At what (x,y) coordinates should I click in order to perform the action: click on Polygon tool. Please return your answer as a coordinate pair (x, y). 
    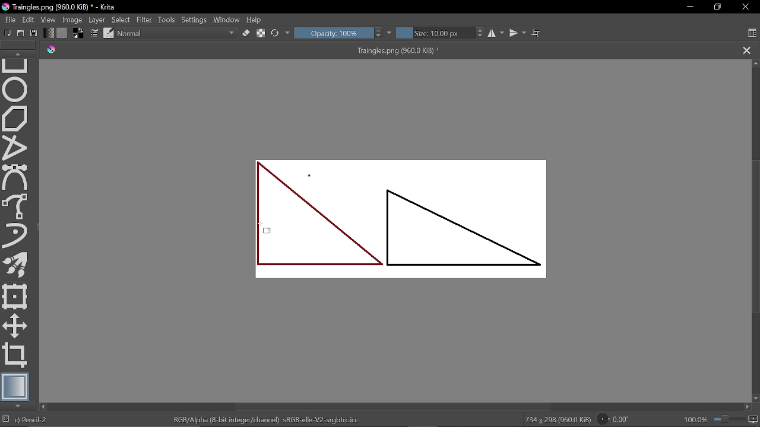
    Looking at the image, I should click on (17, 119).